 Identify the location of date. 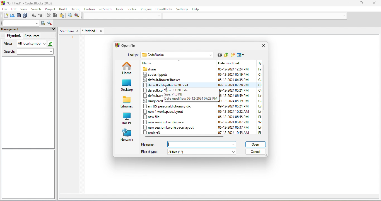
(232, 127).